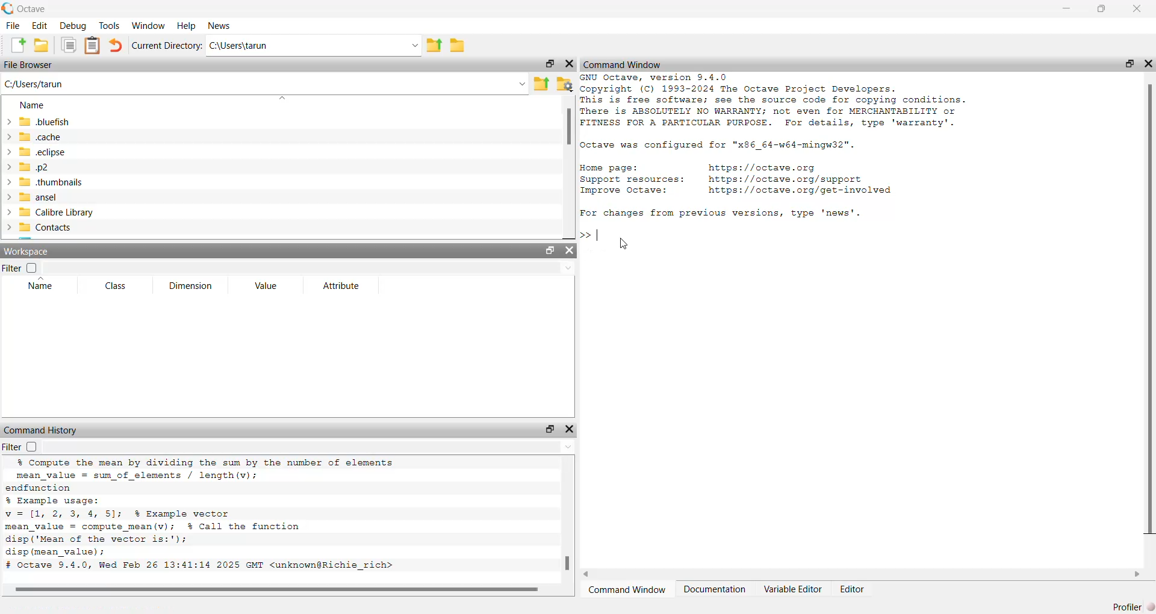 Image resolution: width=1156 pixels, height=614 pixels. Describe the element at coordinates (266, 285) in the screenshot. I see `Value` at that location.